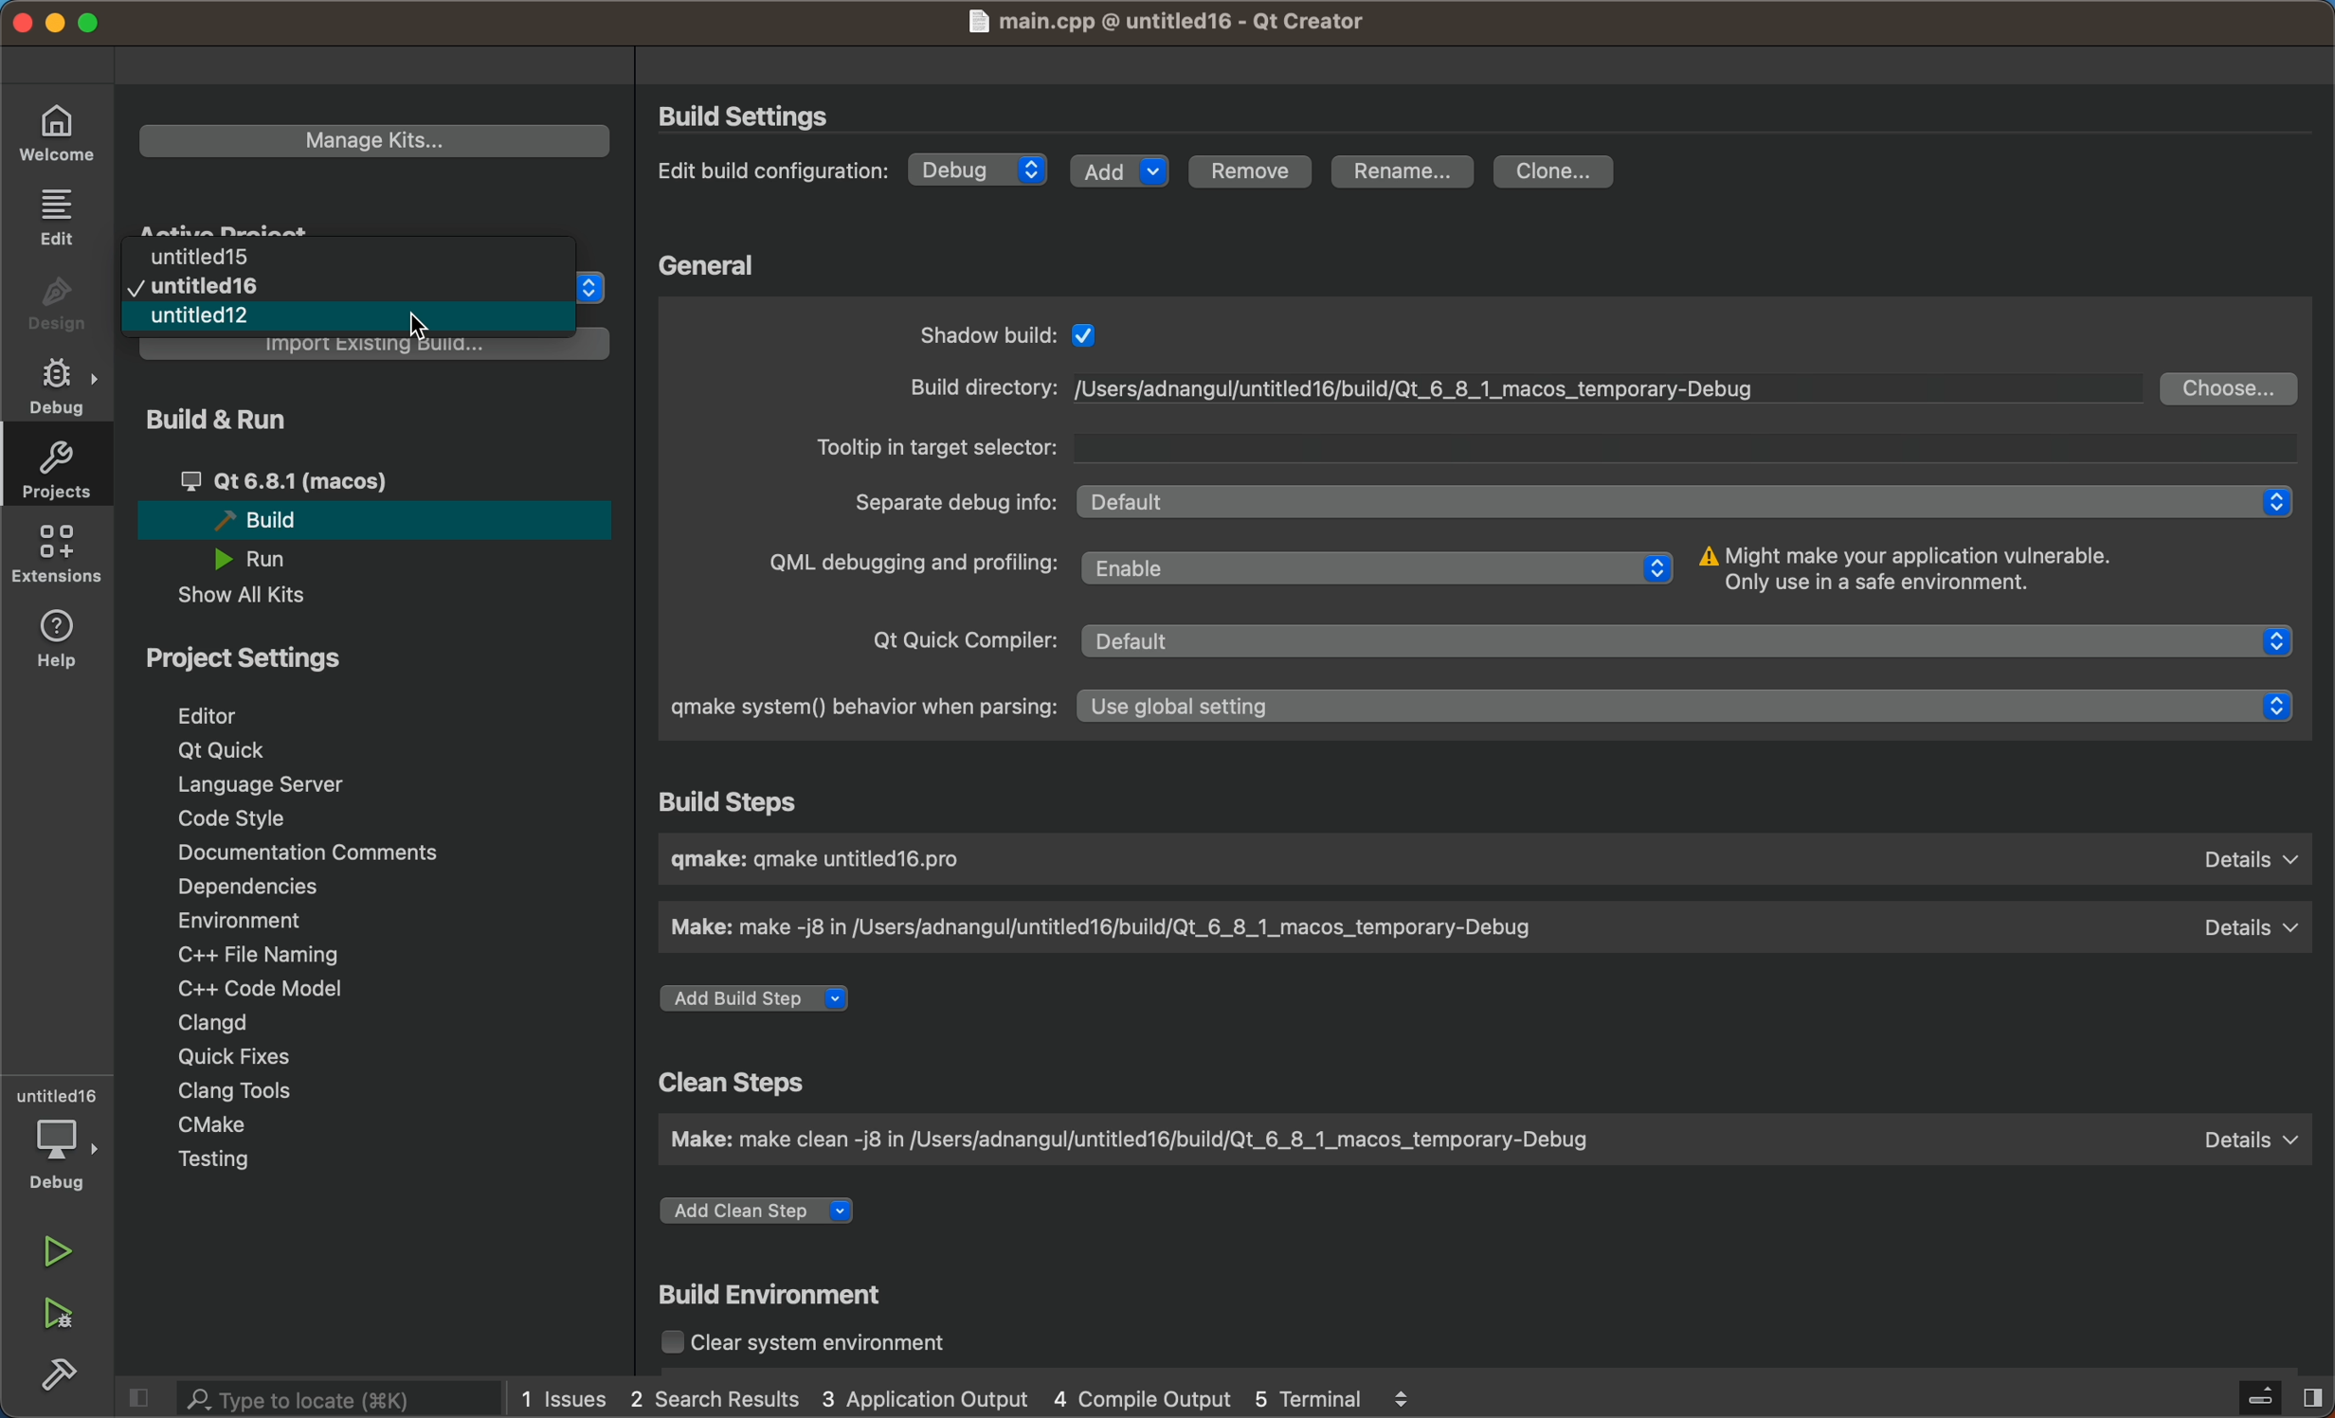 This screenshot has height=1418, width=2335. I want to click on debugger, so click(62, 1140).